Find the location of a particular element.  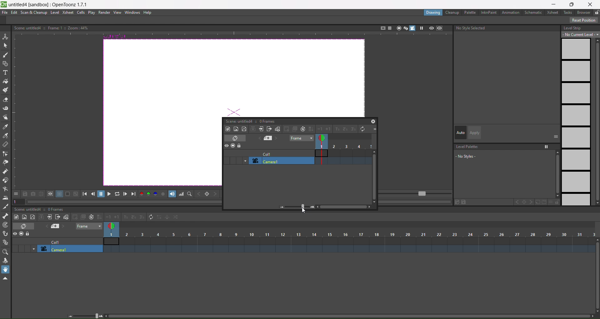

toggle edit in place is located at coordinates (66, 217).